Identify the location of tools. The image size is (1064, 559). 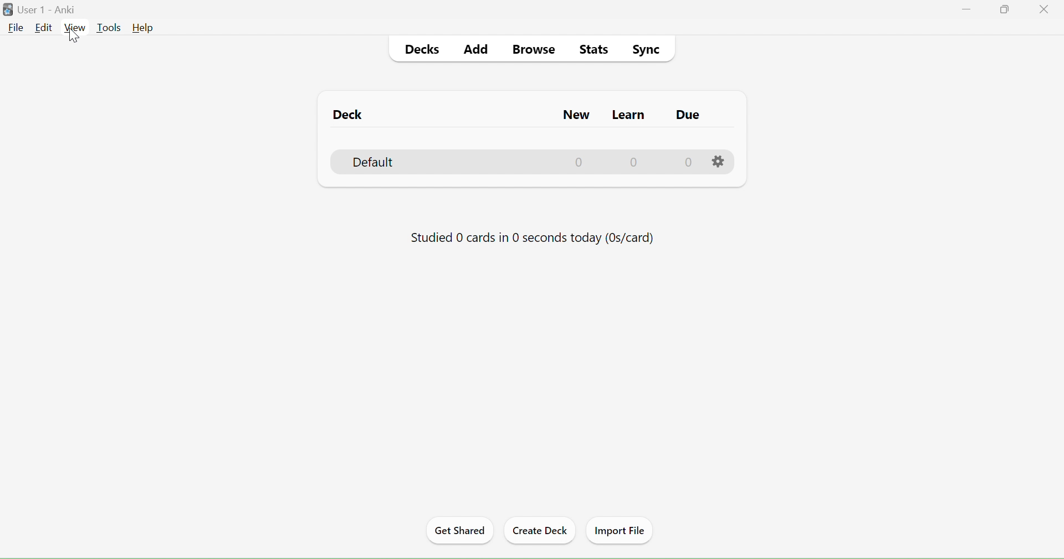
(109, 28).